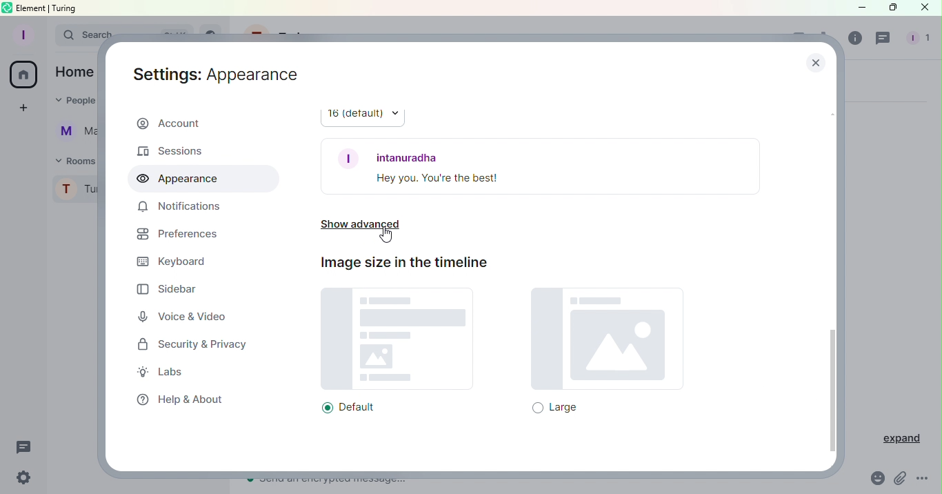  Describe the element at coordinates (901, 480) in the screenshot. I see `Attachment` at that location.